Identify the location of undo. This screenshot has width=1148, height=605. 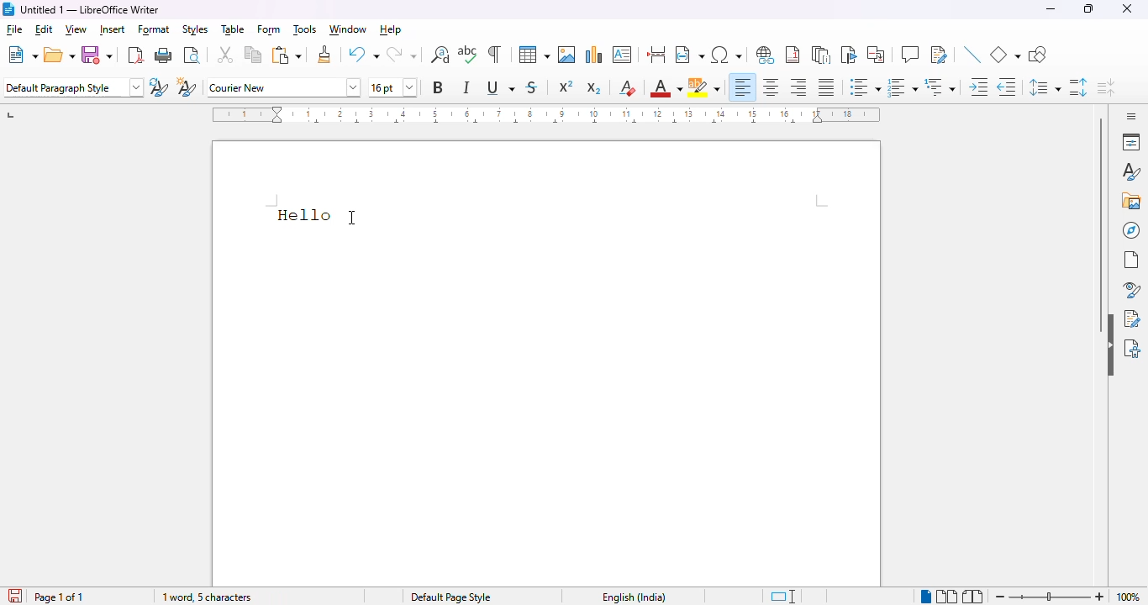
(363, 54).